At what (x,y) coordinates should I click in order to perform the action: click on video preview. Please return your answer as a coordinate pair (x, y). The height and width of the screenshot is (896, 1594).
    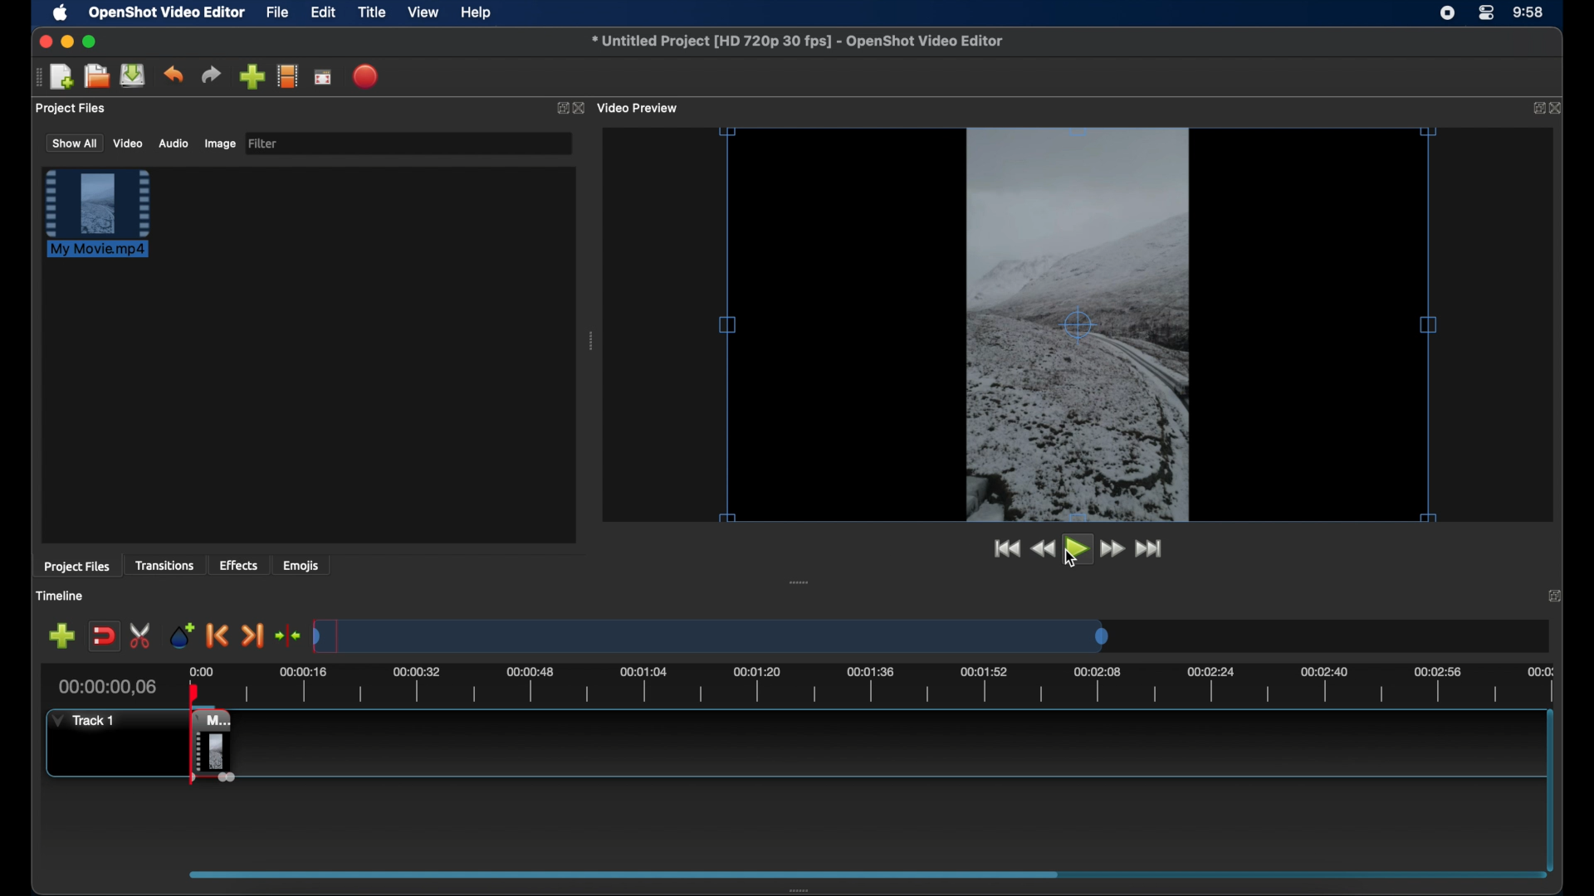
    Looking at the image, I should click on (1078, 322).